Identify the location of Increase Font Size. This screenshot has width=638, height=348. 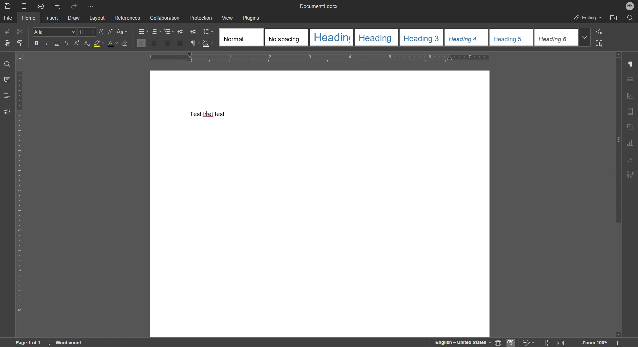
(102, 32).